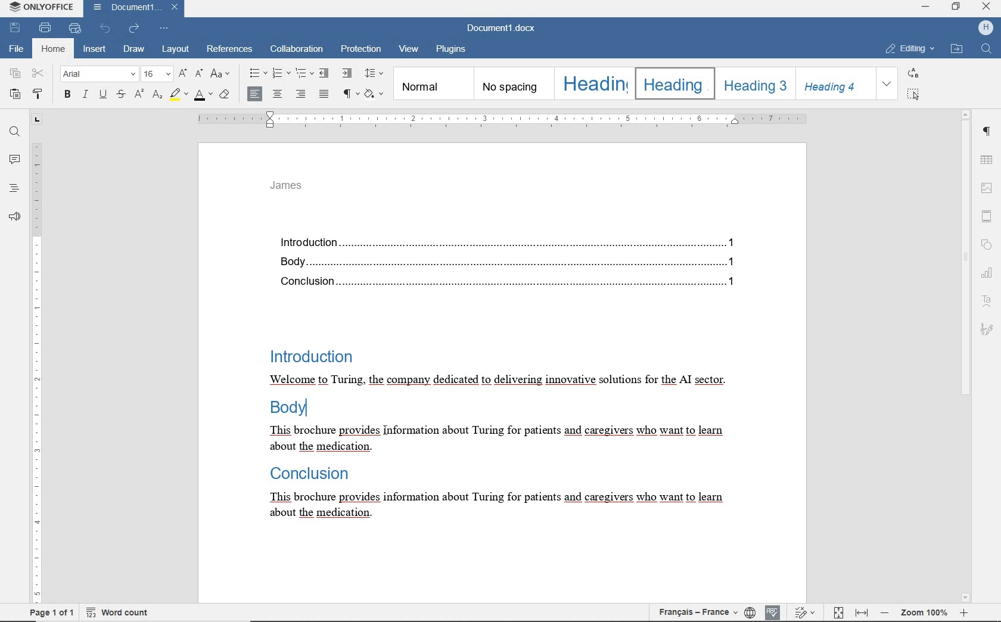  Describe the element at coordinates (375, 94) in the screenshot. I see `SHADING` at that location.